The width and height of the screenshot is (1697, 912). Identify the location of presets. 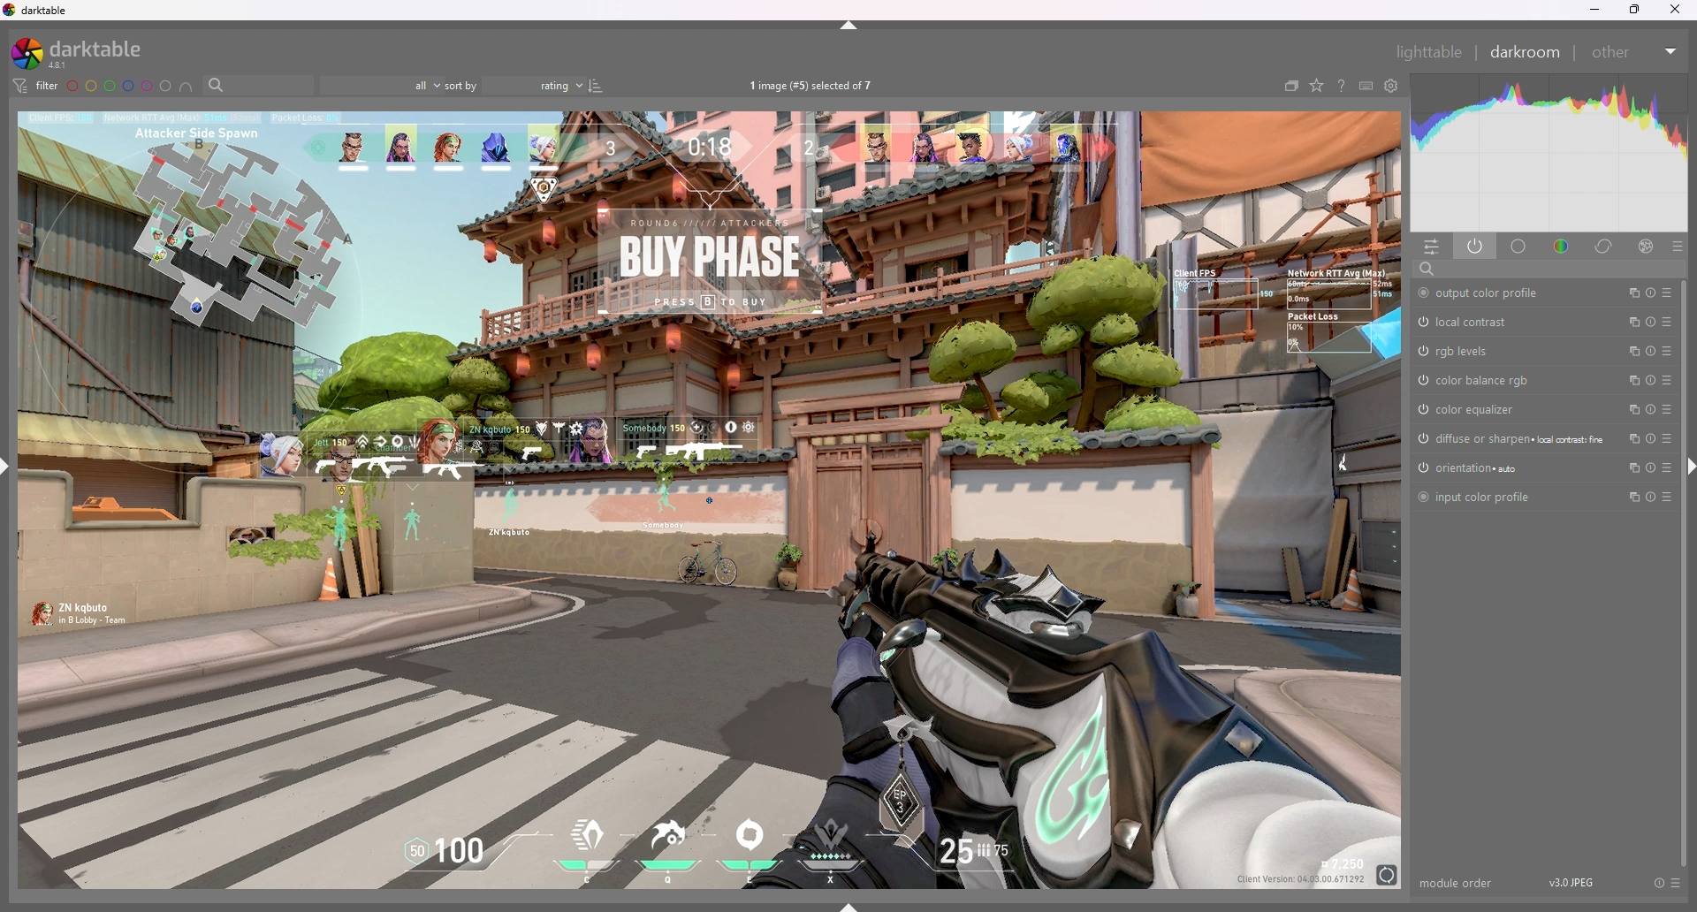
(1678, 246).